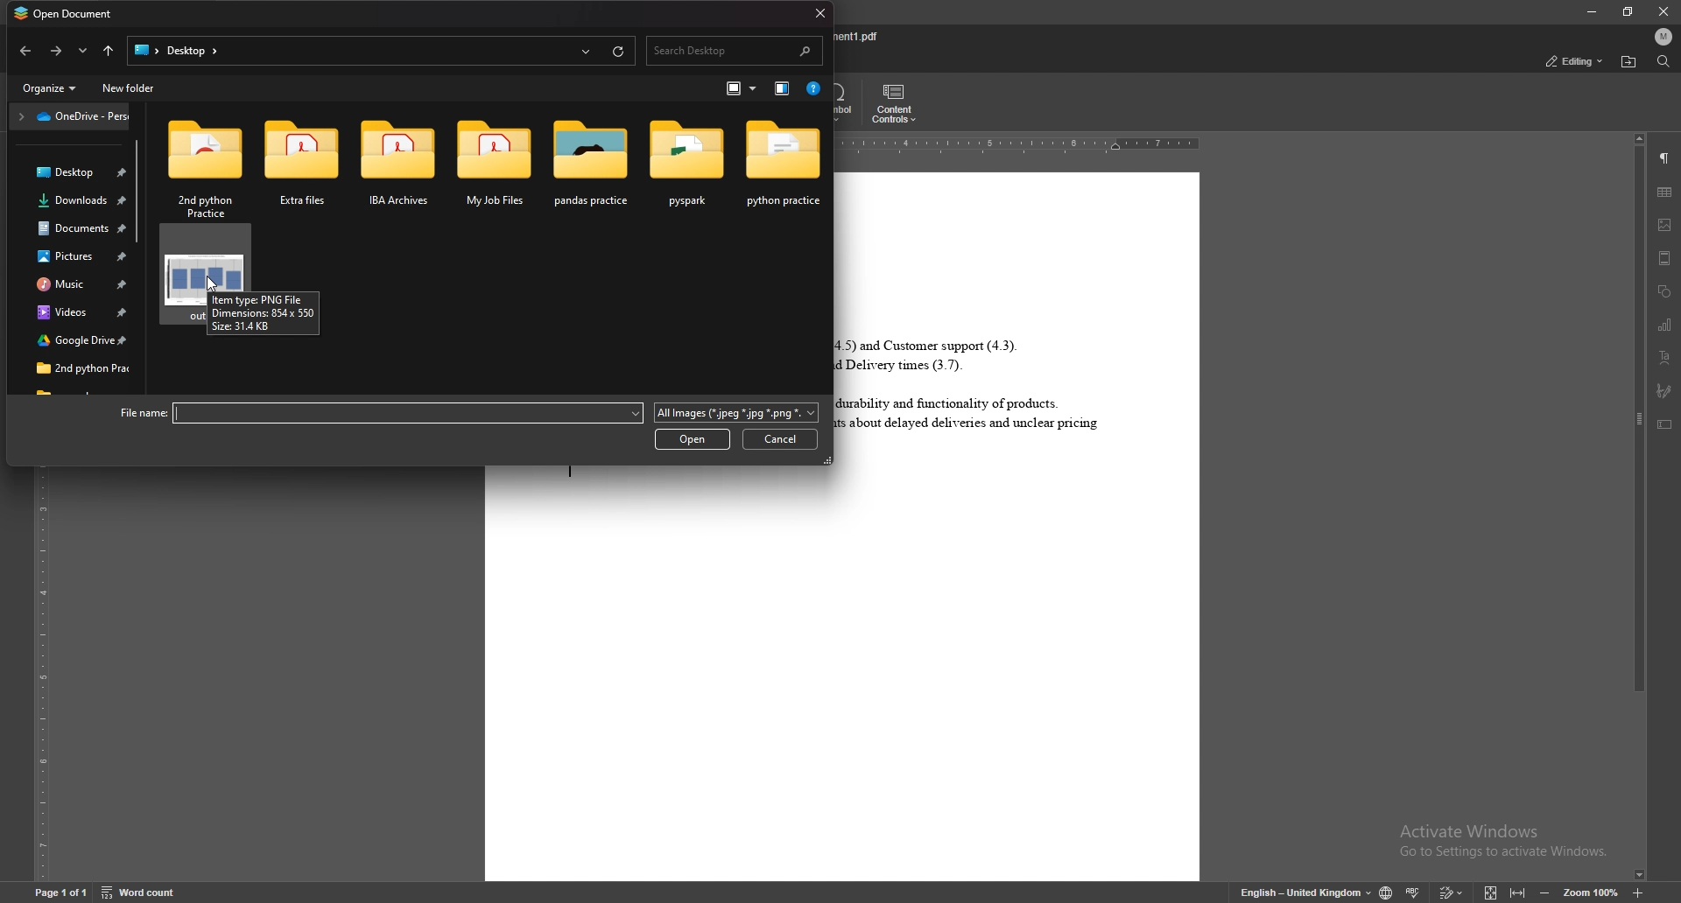  Describe the element at coordinates (1664, 424) in the screenshot. I see `text box` at that location.